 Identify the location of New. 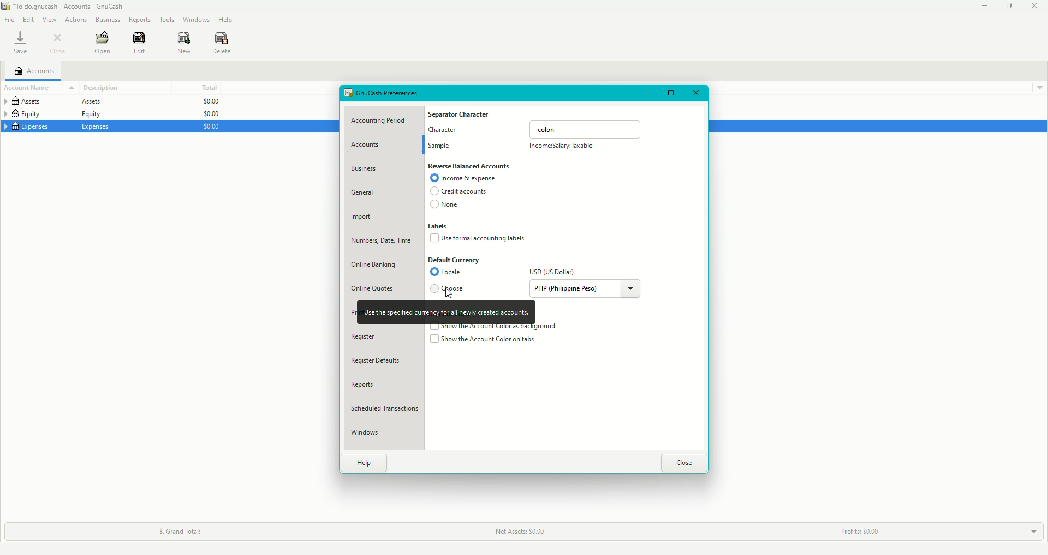
(185, 43).